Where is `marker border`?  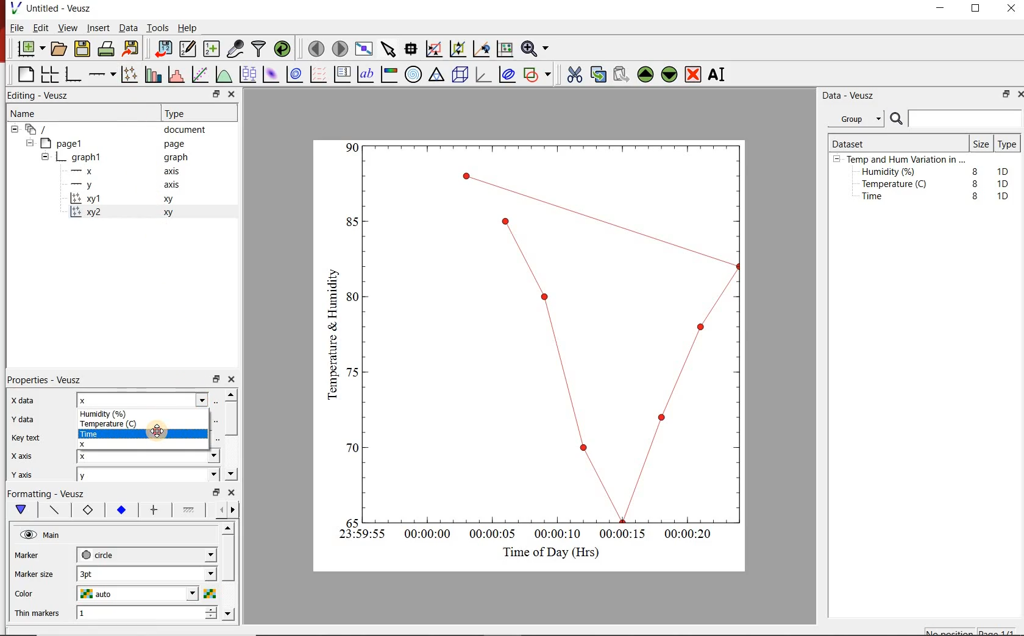 marker border is located at coordinates (88, 512).